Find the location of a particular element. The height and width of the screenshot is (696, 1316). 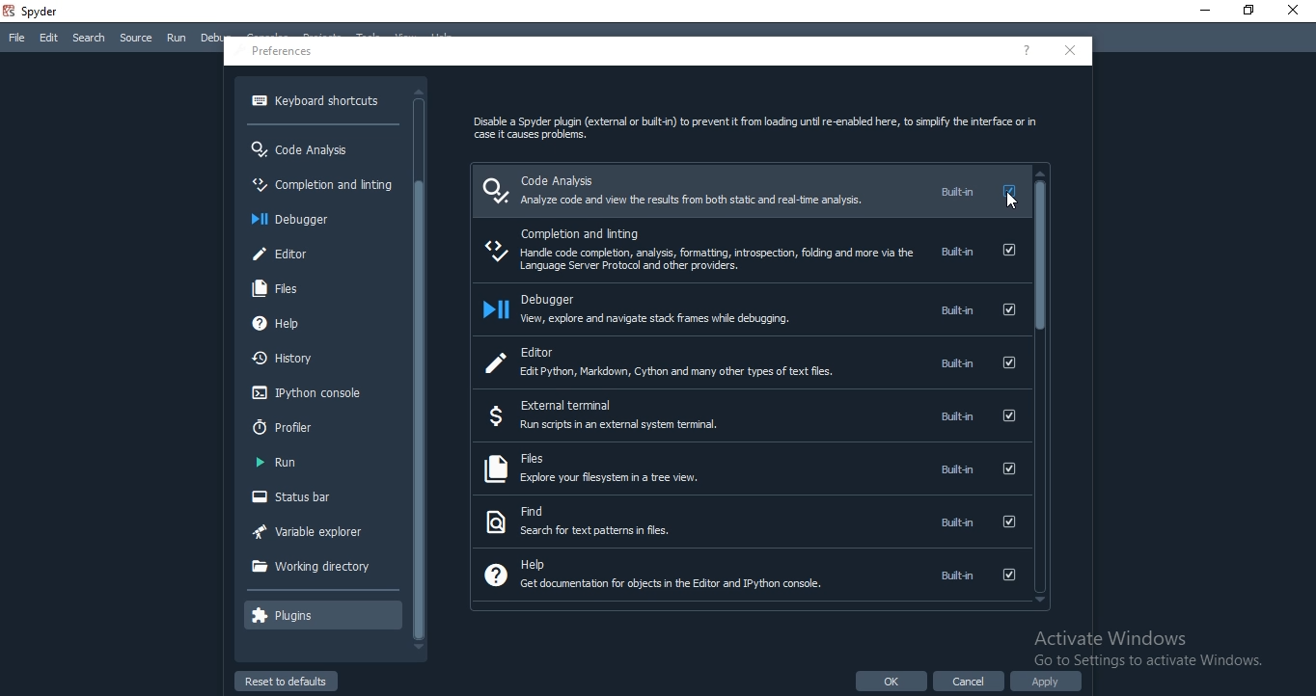

scroll bar is located at coordinates (419, 363).